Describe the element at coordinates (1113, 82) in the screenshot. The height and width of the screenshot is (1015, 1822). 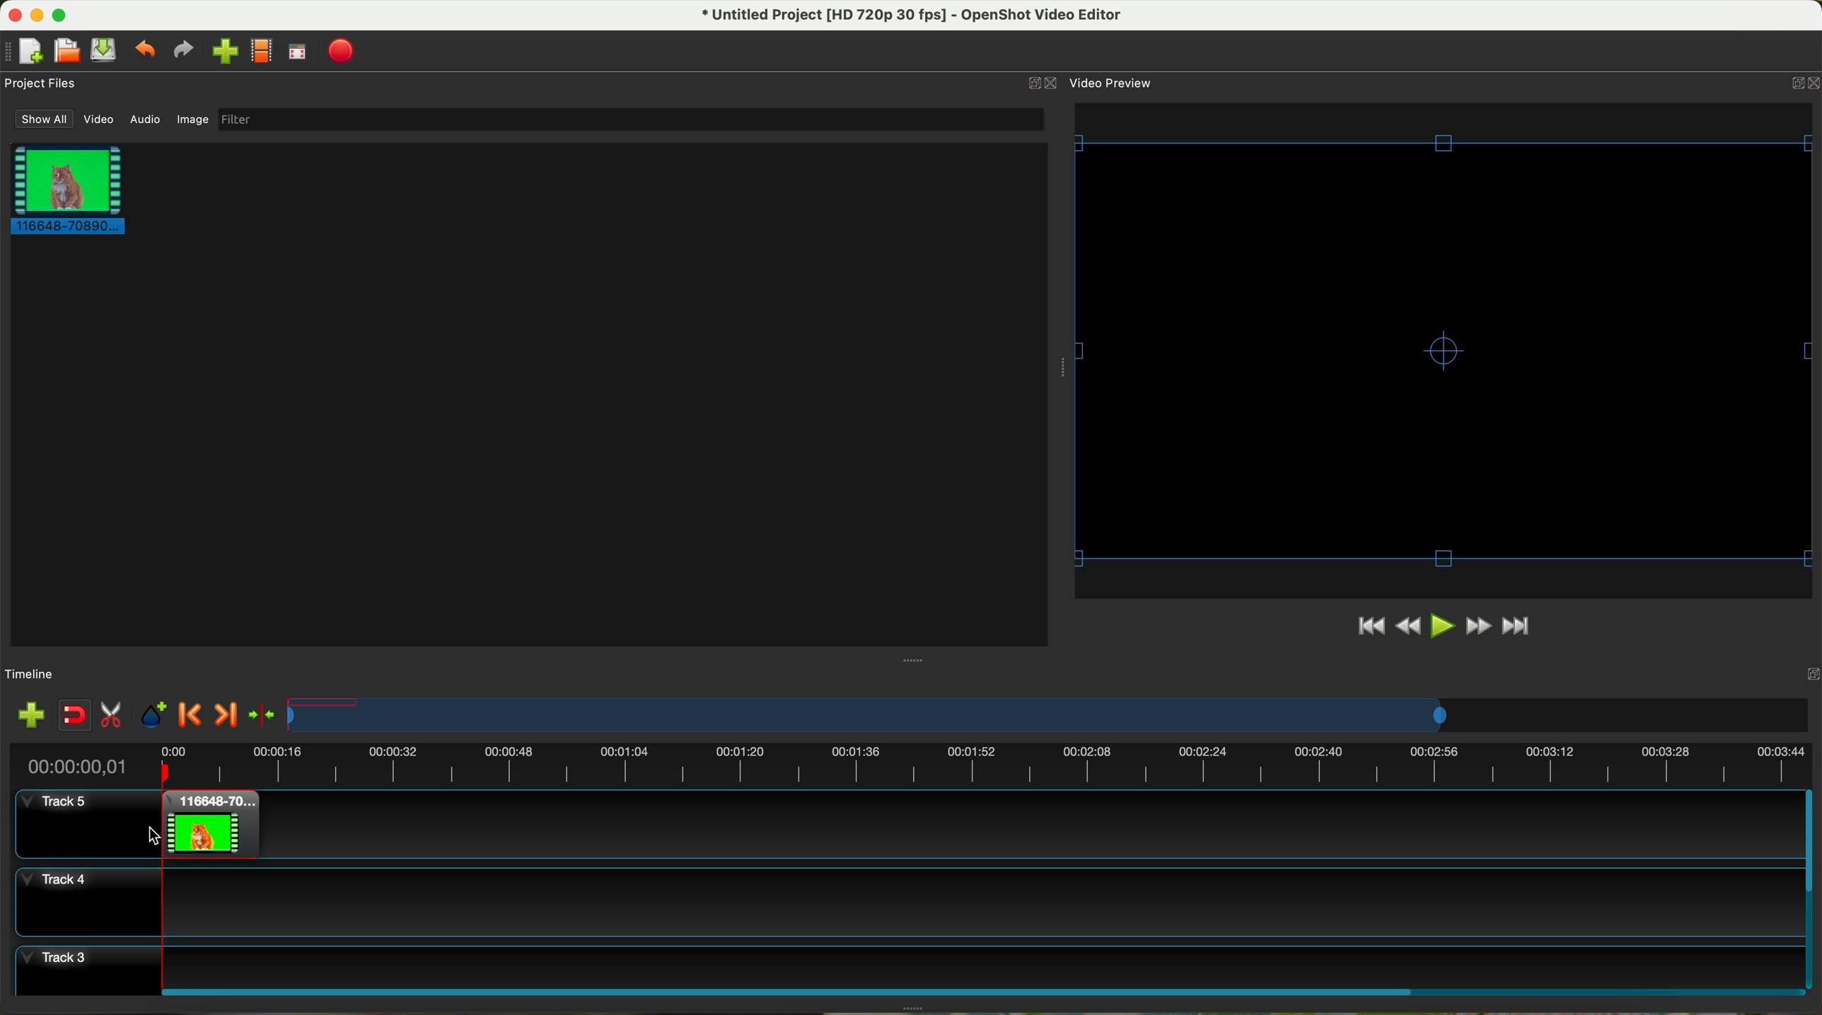
I see `video preview` at that location.